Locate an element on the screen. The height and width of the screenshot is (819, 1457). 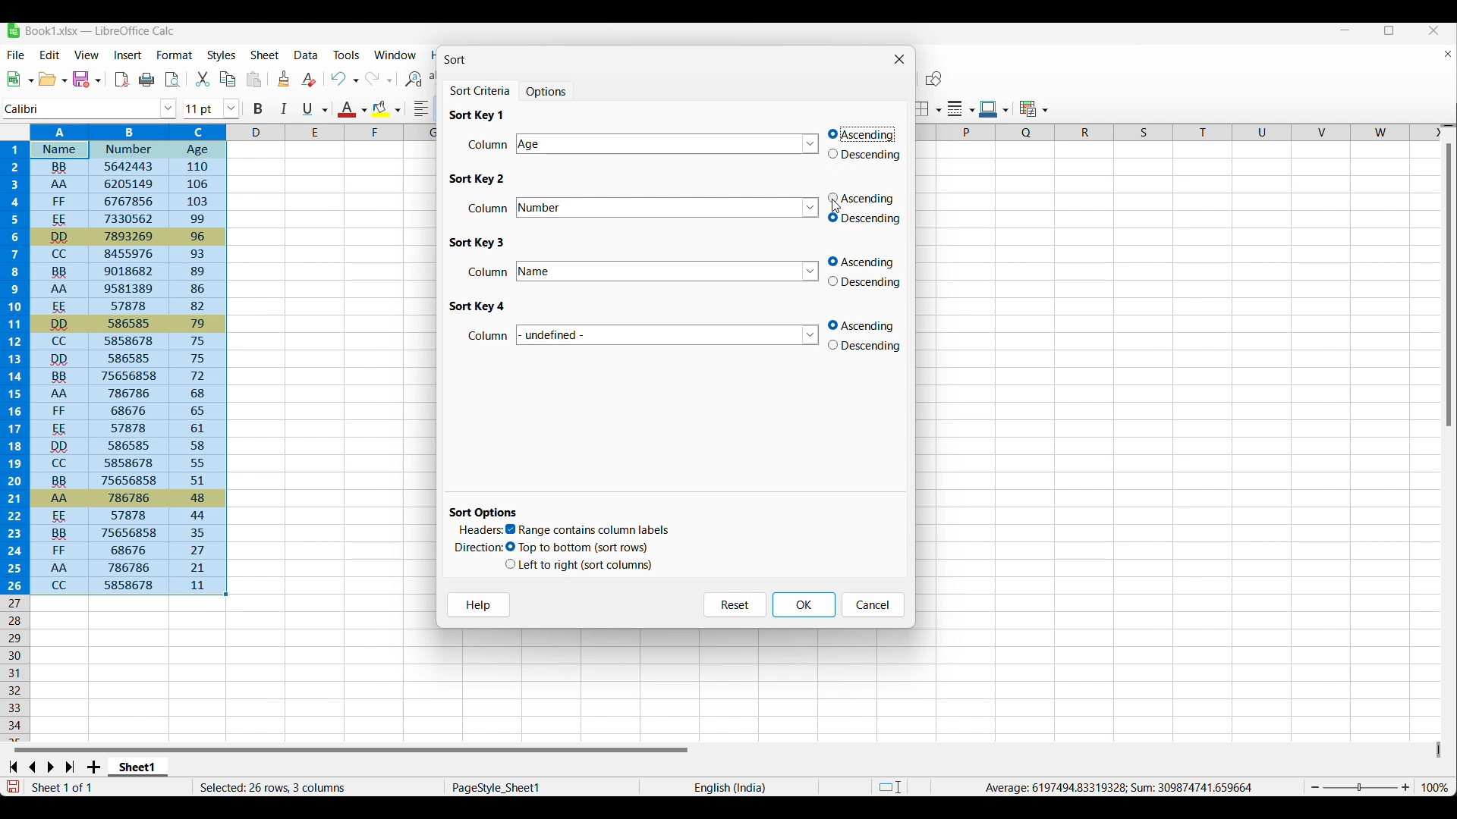
ascending is located at coordinates (864, 198).